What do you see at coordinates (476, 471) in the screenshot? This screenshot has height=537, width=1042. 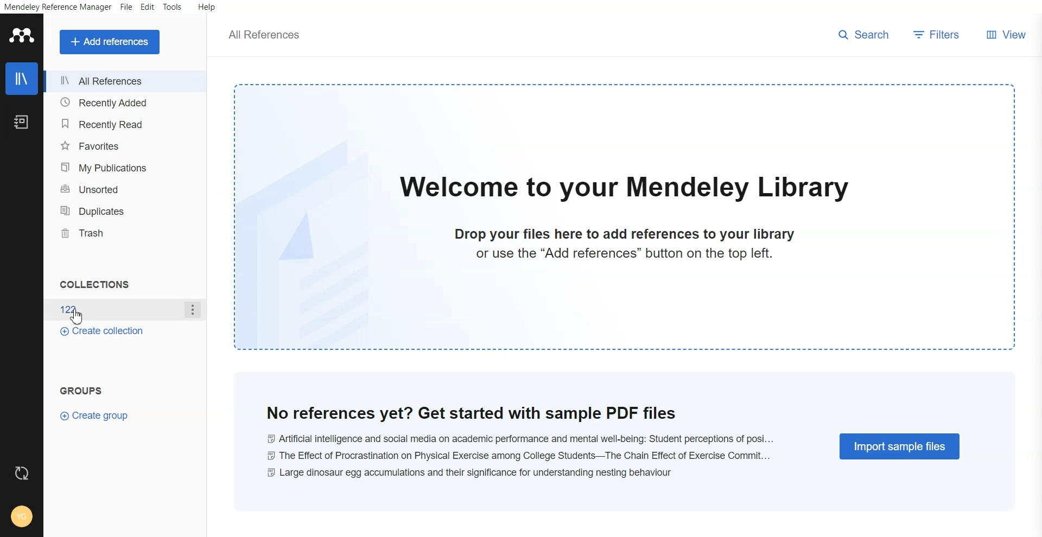 I see `large dinosaur egg accumulations and their significance for understanding nestling behaviour` at bounding box center [476, 471].